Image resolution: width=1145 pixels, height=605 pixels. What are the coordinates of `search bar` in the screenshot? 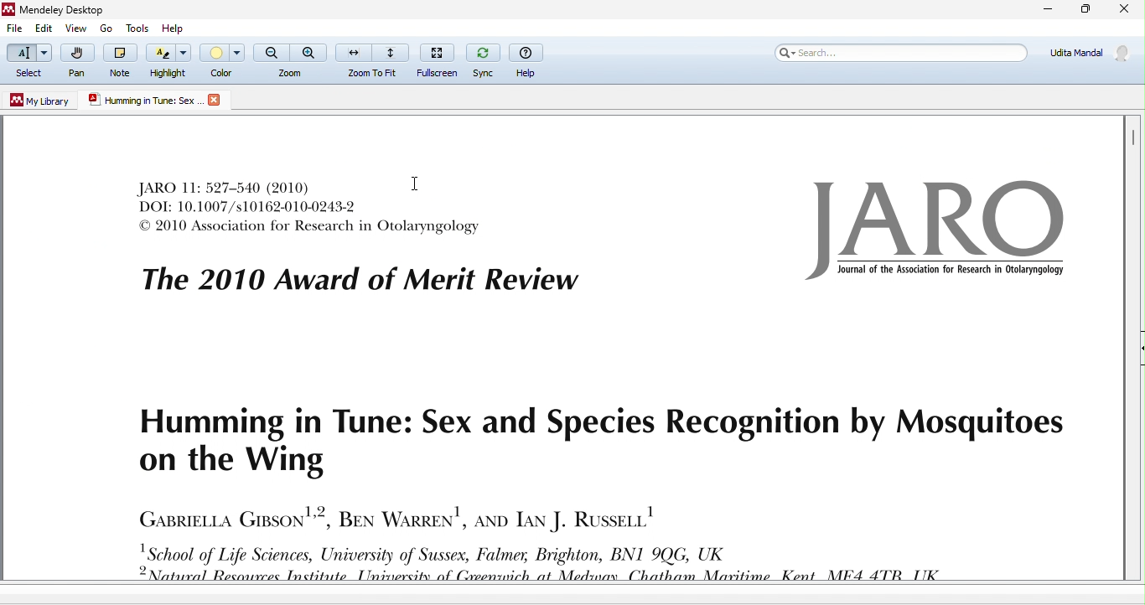 It's located at (902, 54).